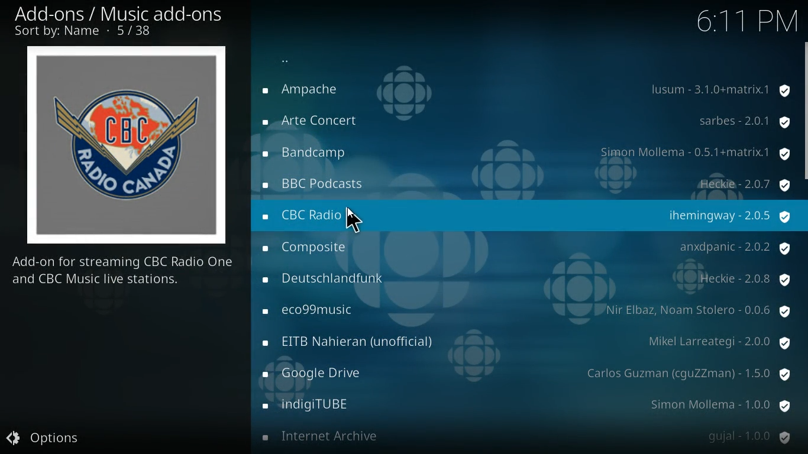 Image resolution: width=808 pixels, height=454 pixels. I want to click on protection, so click(742, 437).